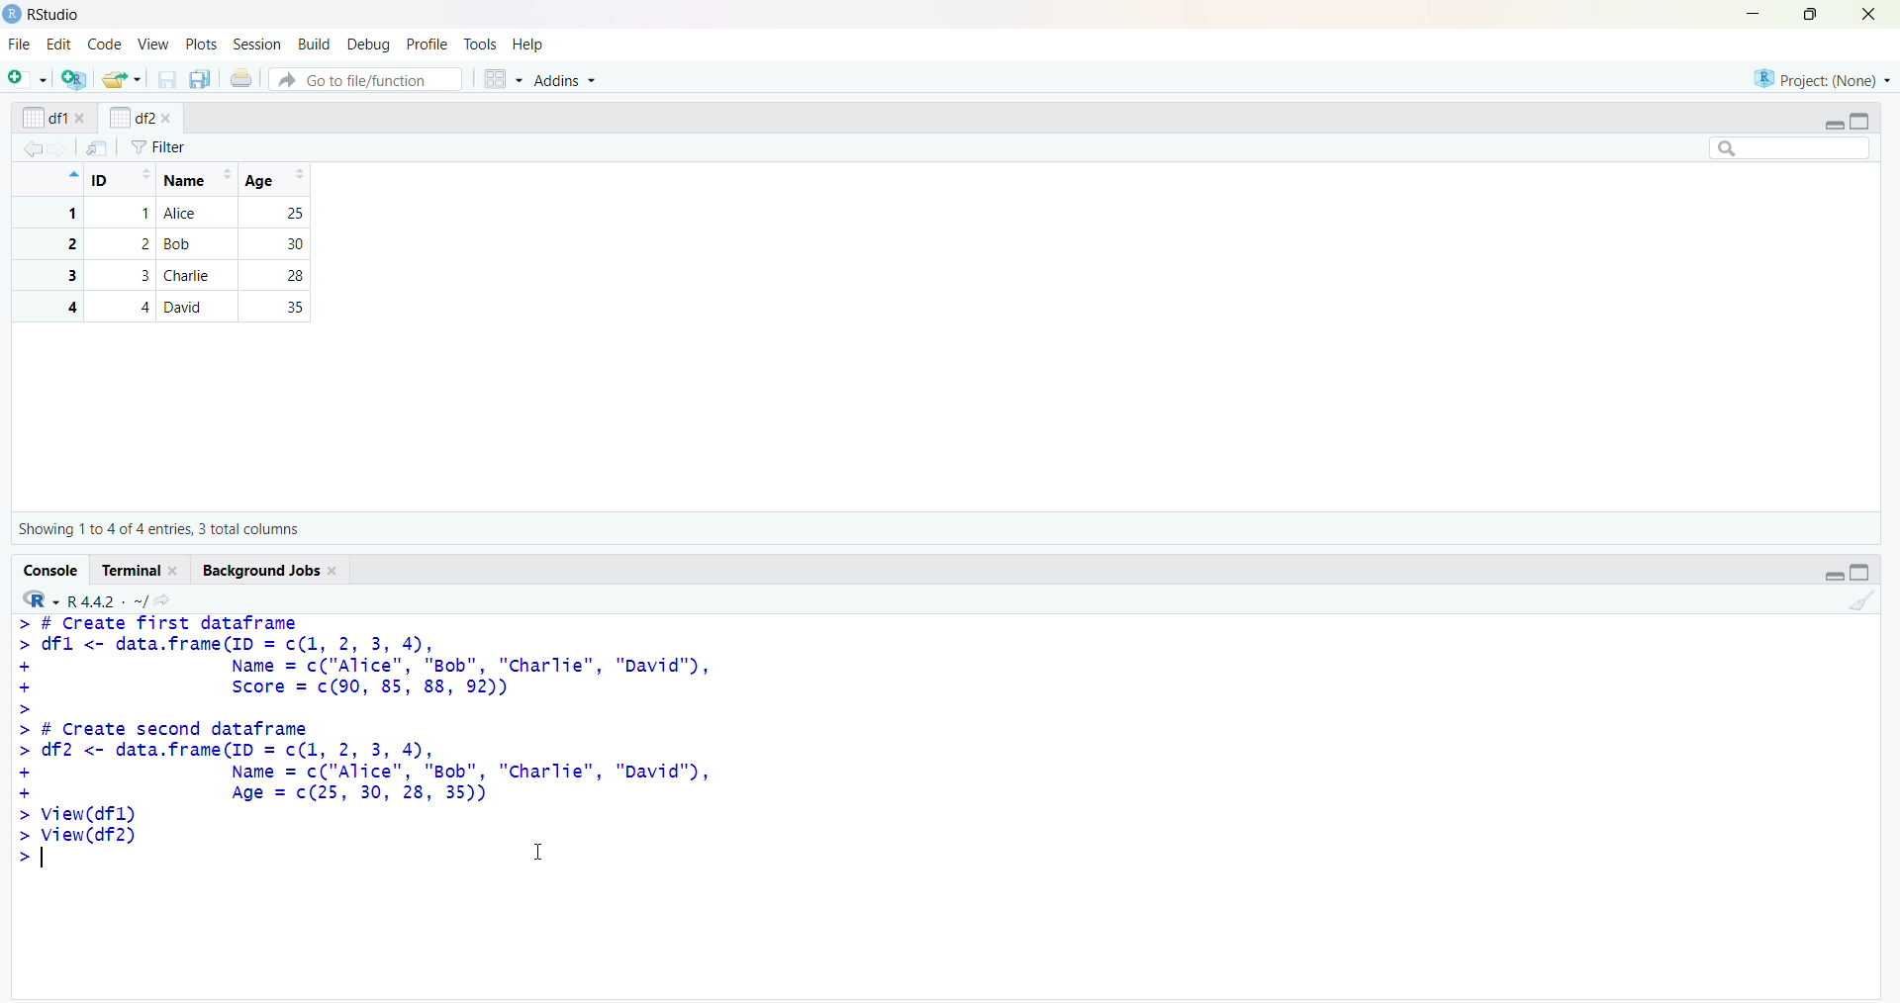 Image resolution: width=1900 pixels, height=1003 pixels. I want to click on Help, so click(527, 44).